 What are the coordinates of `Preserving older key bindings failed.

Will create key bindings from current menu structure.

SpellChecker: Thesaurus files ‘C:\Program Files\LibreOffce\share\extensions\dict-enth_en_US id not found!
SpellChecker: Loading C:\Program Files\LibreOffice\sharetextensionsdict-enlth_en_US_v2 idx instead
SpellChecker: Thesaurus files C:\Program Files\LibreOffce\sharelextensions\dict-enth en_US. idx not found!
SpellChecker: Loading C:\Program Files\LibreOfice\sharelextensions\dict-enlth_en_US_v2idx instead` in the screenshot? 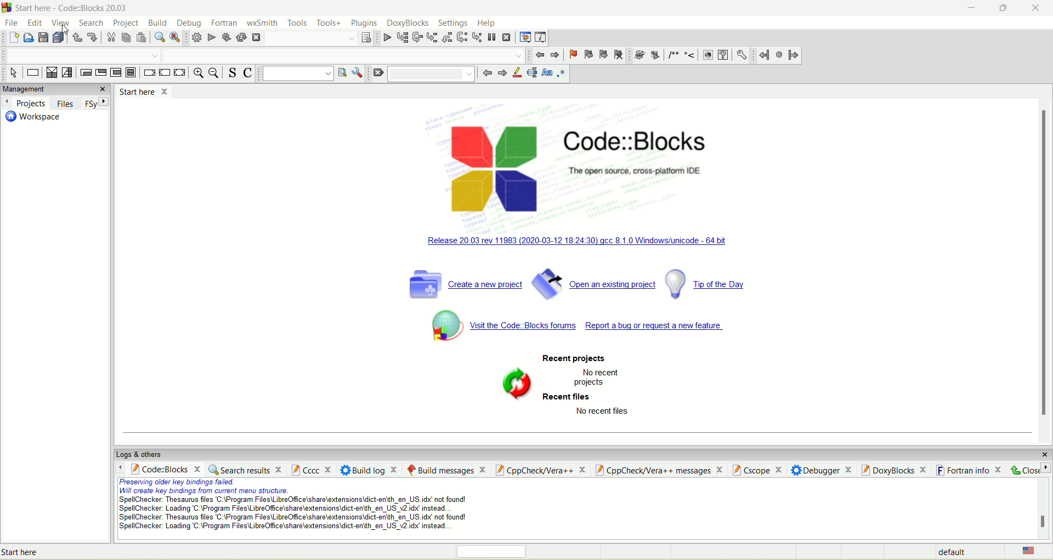 It's located at (287, 507).